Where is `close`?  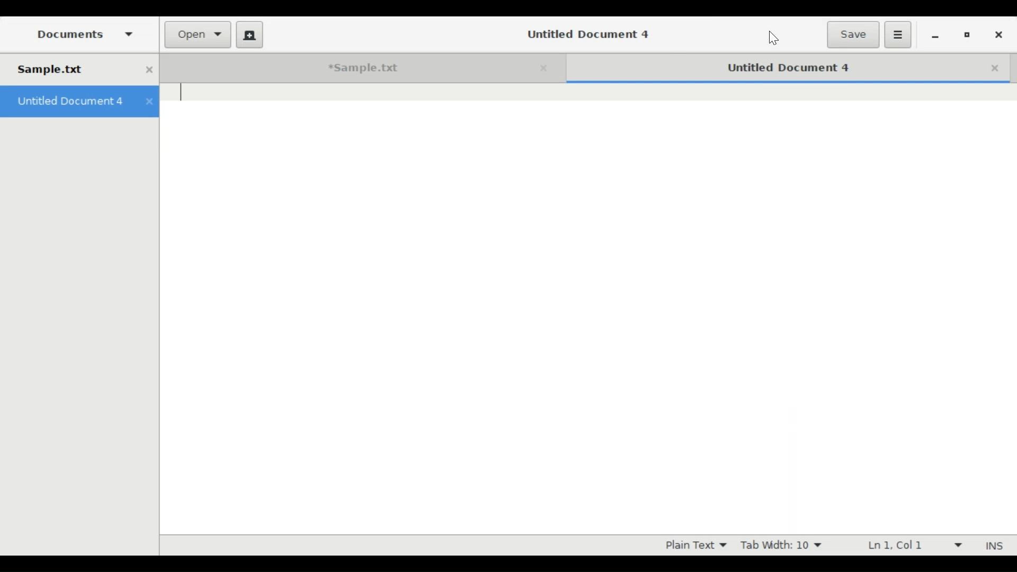 close is located at coordinates (146, 102).